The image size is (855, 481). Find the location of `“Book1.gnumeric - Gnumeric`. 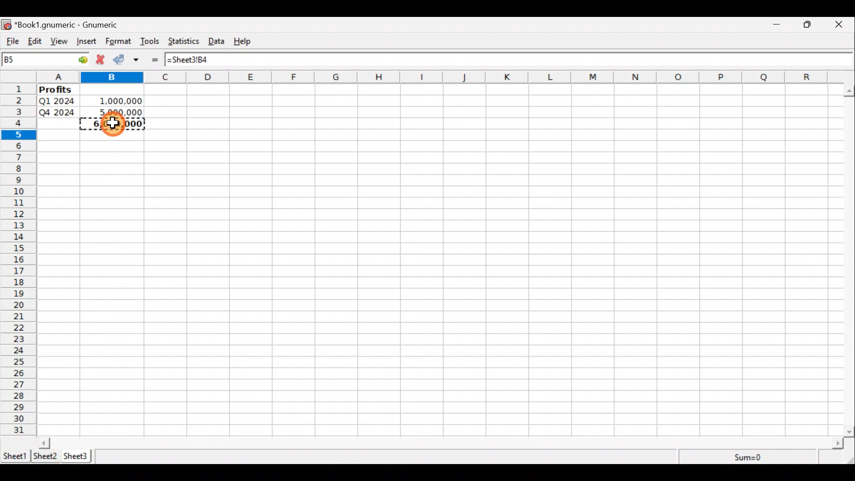

“Book1.gnumeric - Gnumeric is located at coordinates (71, 25).